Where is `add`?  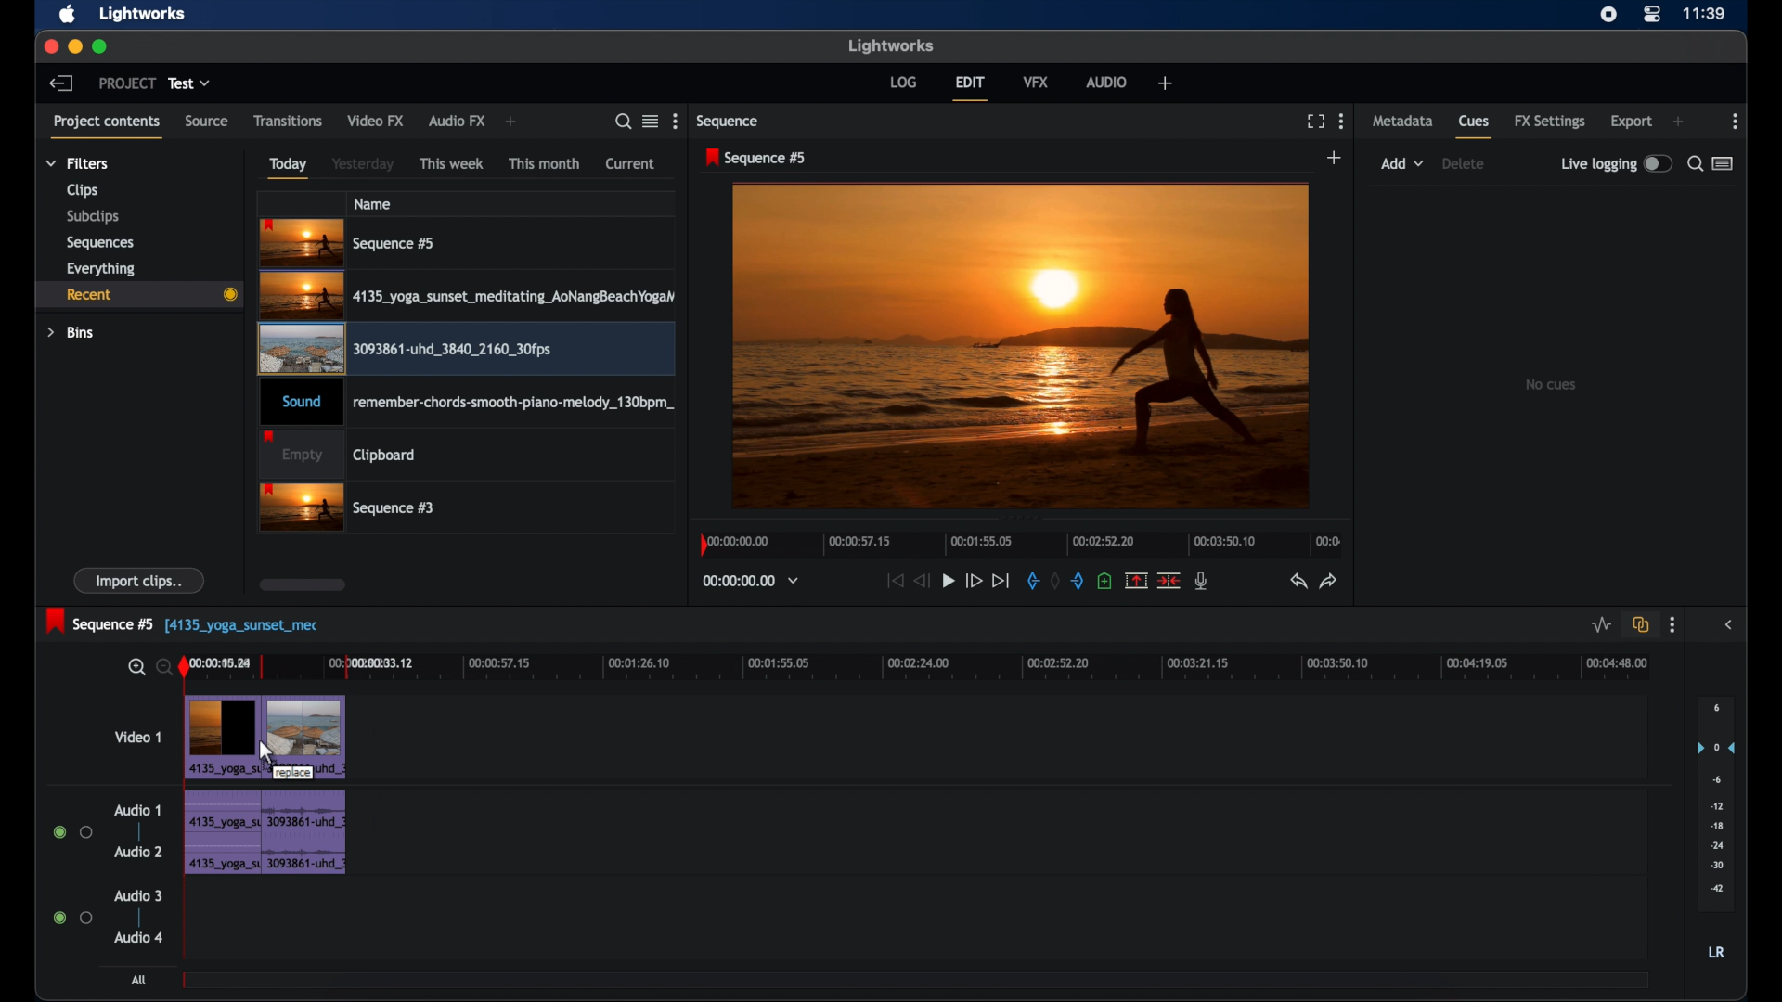
add is located at coordinates (1402, 163).